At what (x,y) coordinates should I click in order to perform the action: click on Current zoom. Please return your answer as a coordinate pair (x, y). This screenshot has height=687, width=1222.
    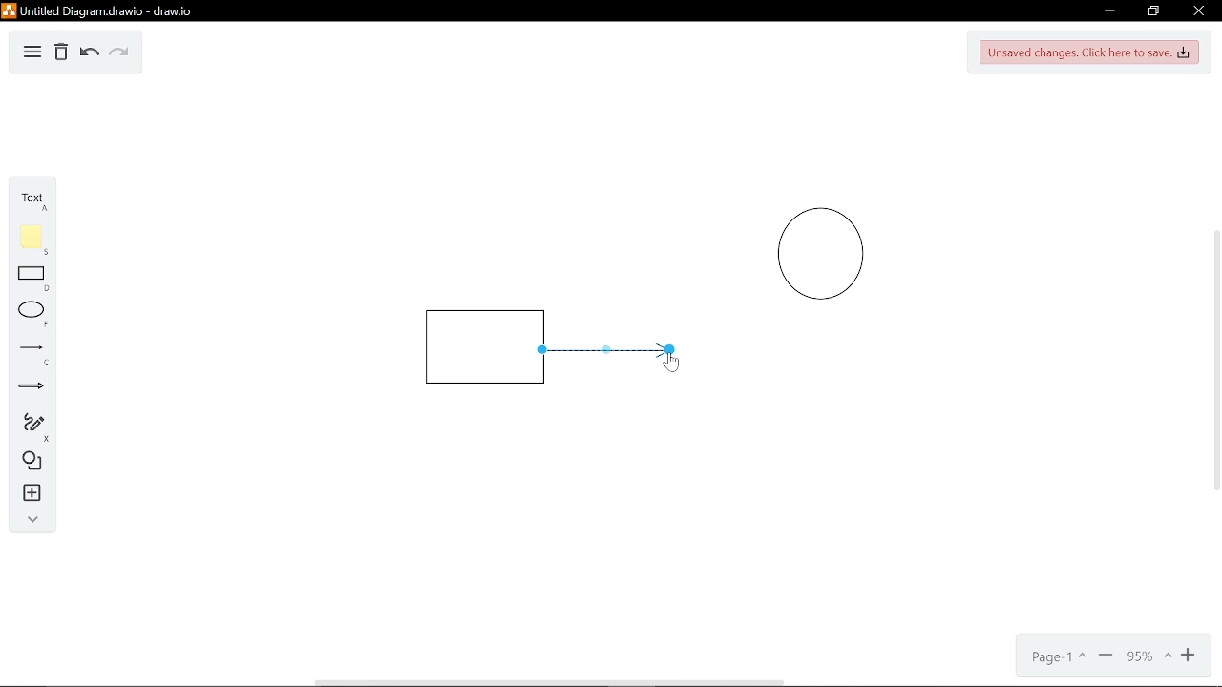
    Looking at the image, I should click on (1148, 656).